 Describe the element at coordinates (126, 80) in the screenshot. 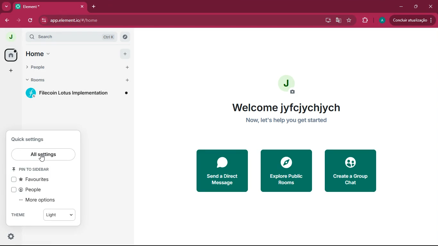

I see `add button` at that location.